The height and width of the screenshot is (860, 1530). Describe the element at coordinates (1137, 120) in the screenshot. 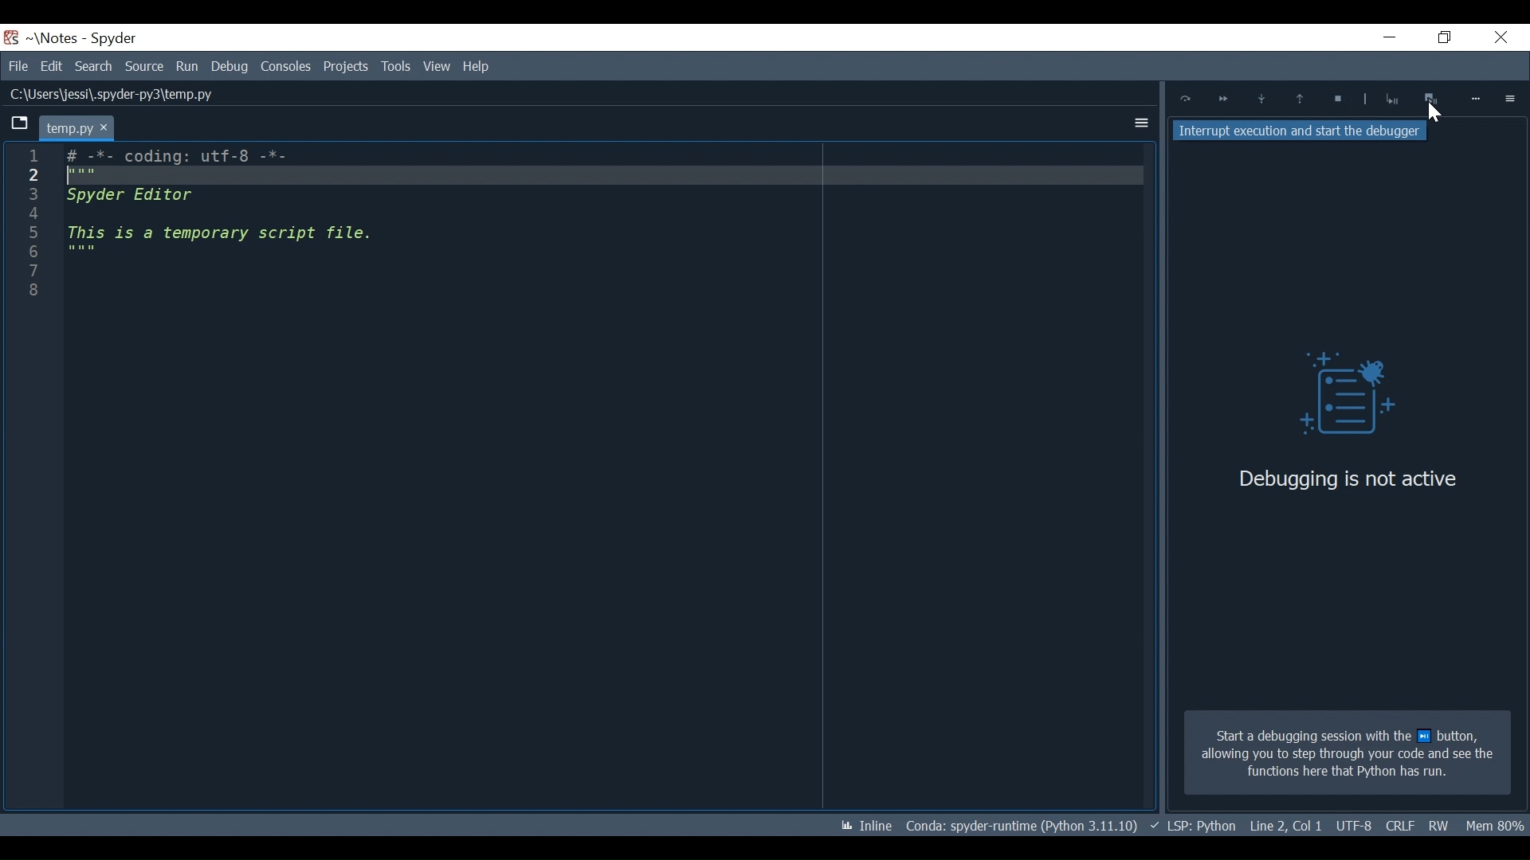

I see `More Options` at that location.